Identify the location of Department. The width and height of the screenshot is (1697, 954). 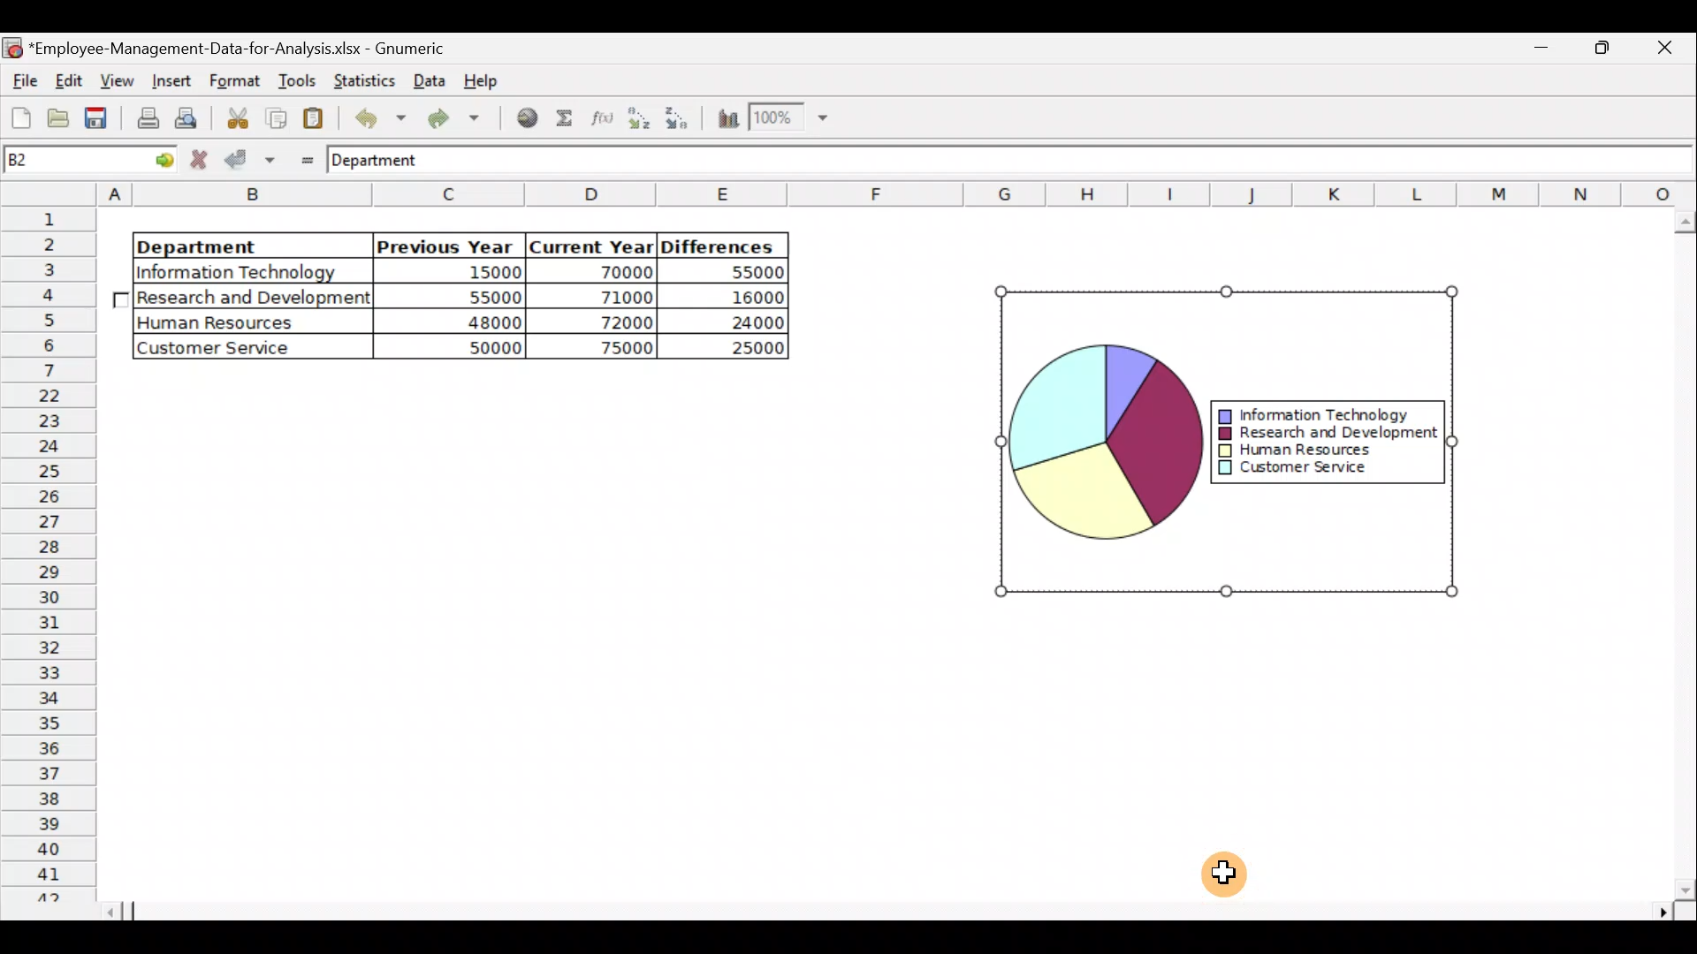
(389, 162).